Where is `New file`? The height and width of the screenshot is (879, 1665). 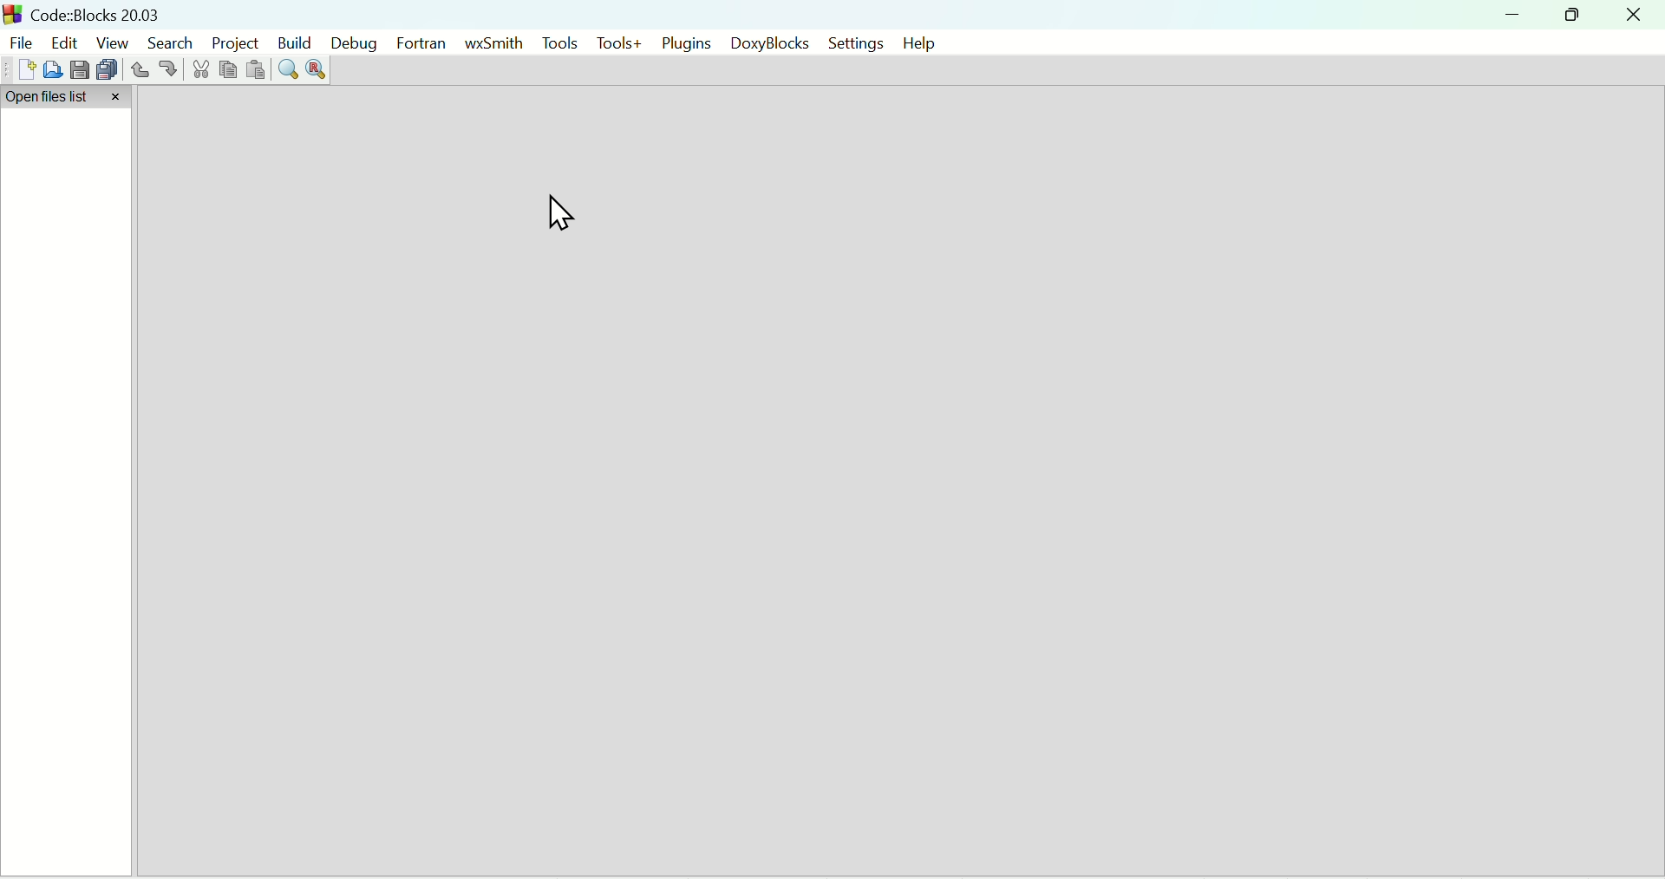
New file is located at coordinates (24, 69).